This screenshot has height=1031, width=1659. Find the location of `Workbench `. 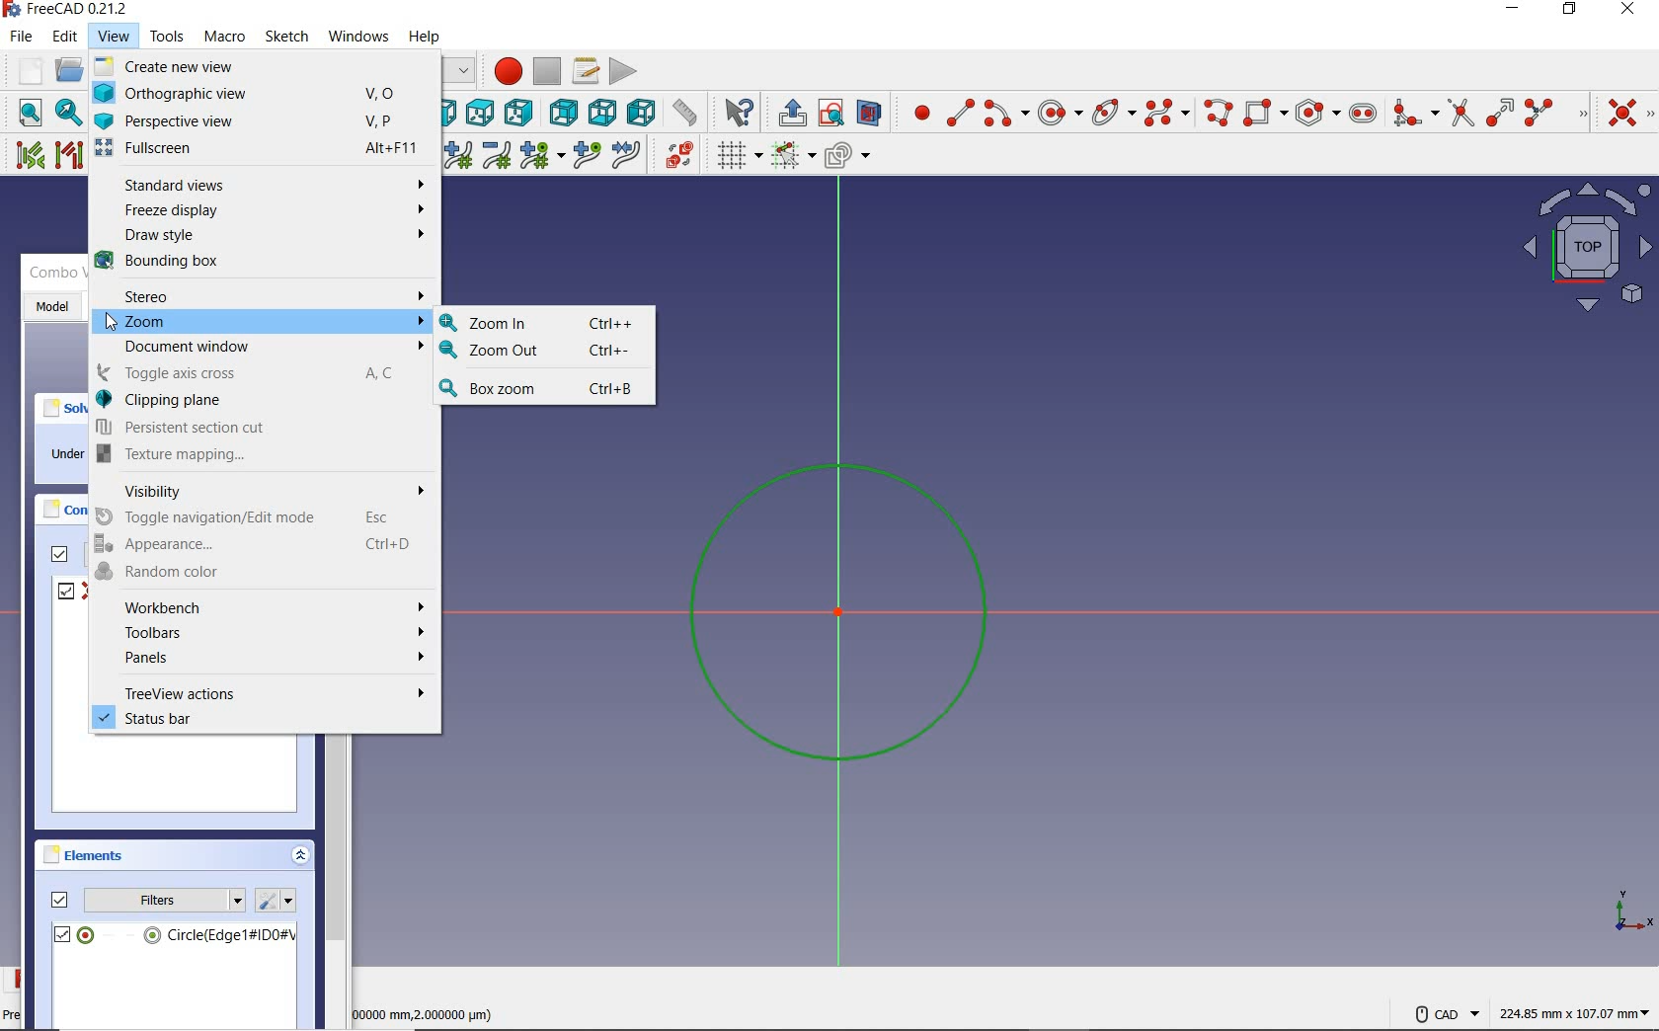

Workbench  is located at coordinates (266, 607).